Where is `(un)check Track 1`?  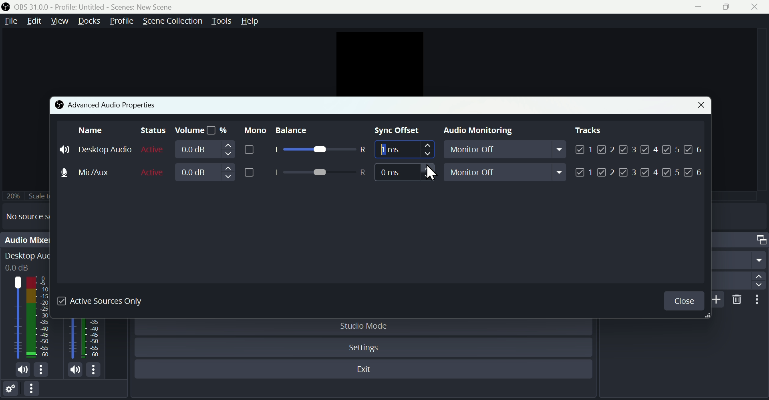
(un)check Track 1 is located at coordinates (583, 149).